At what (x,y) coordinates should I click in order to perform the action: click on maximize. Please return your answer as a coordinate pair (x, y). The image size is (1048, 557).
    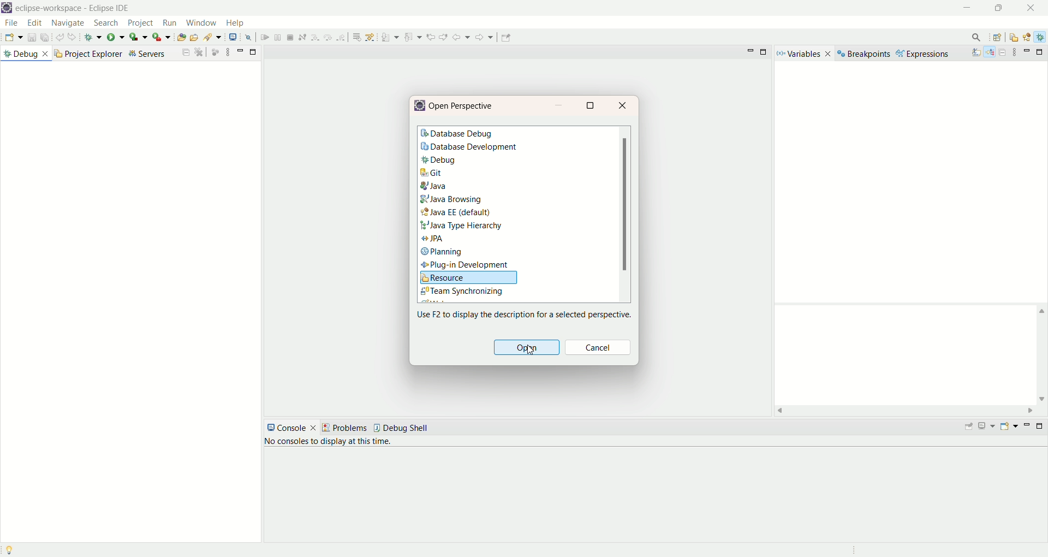
    Looking at the image, I should click on (1041, 52).